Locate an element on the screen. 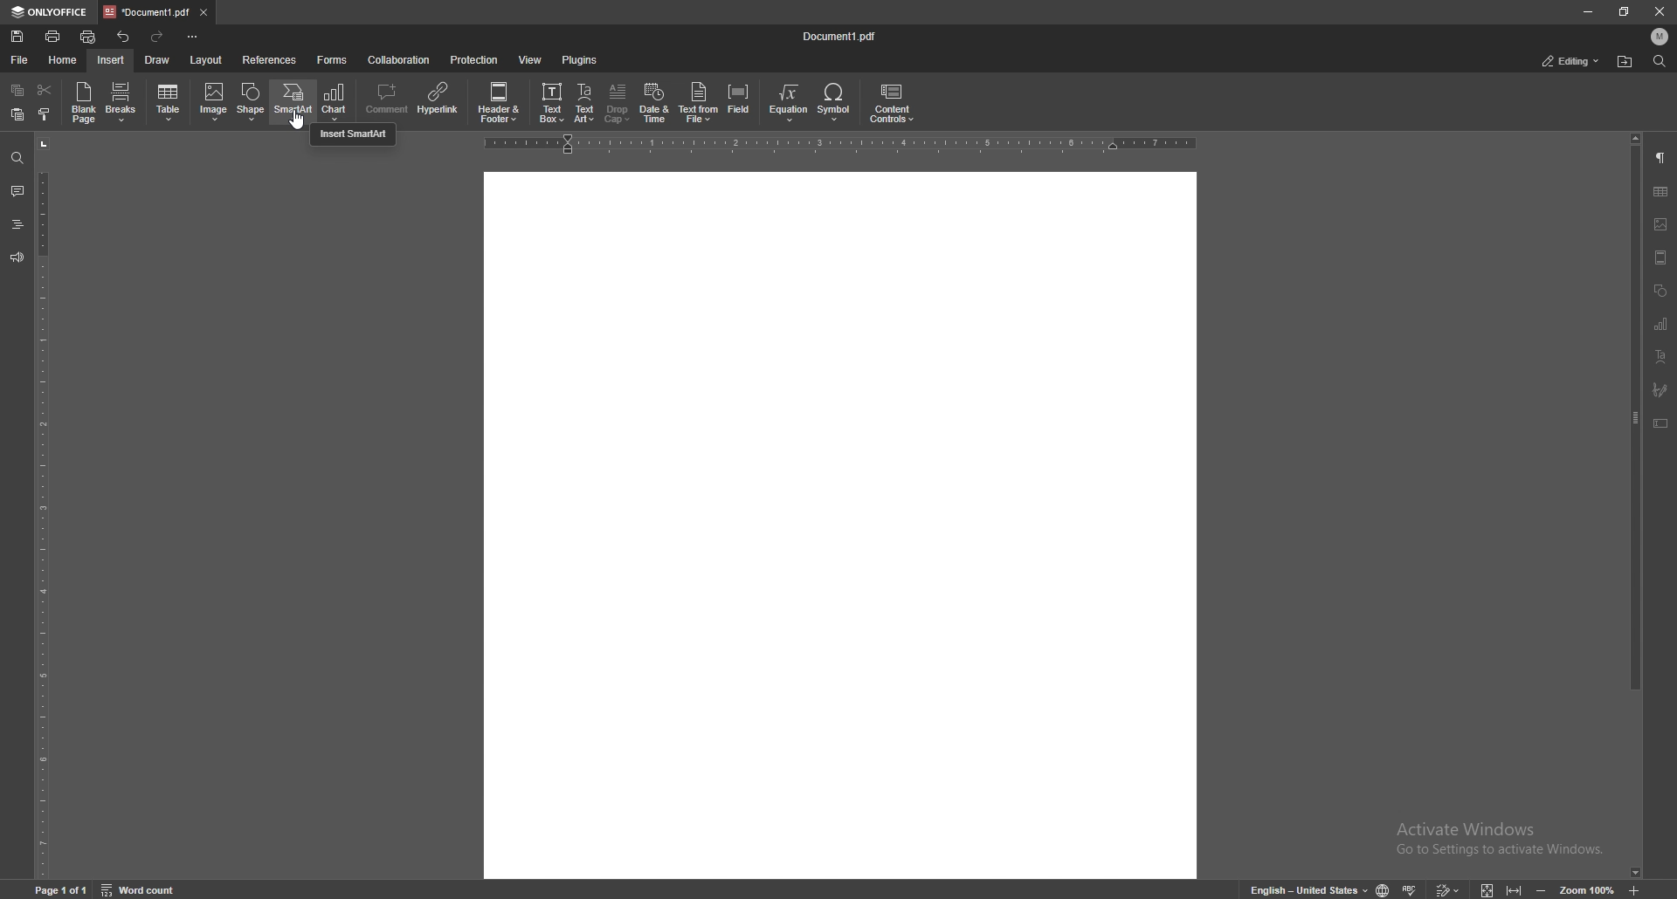 The height and width of the screenshot is (899, 1677). text art is located at coordinates (586, 103).